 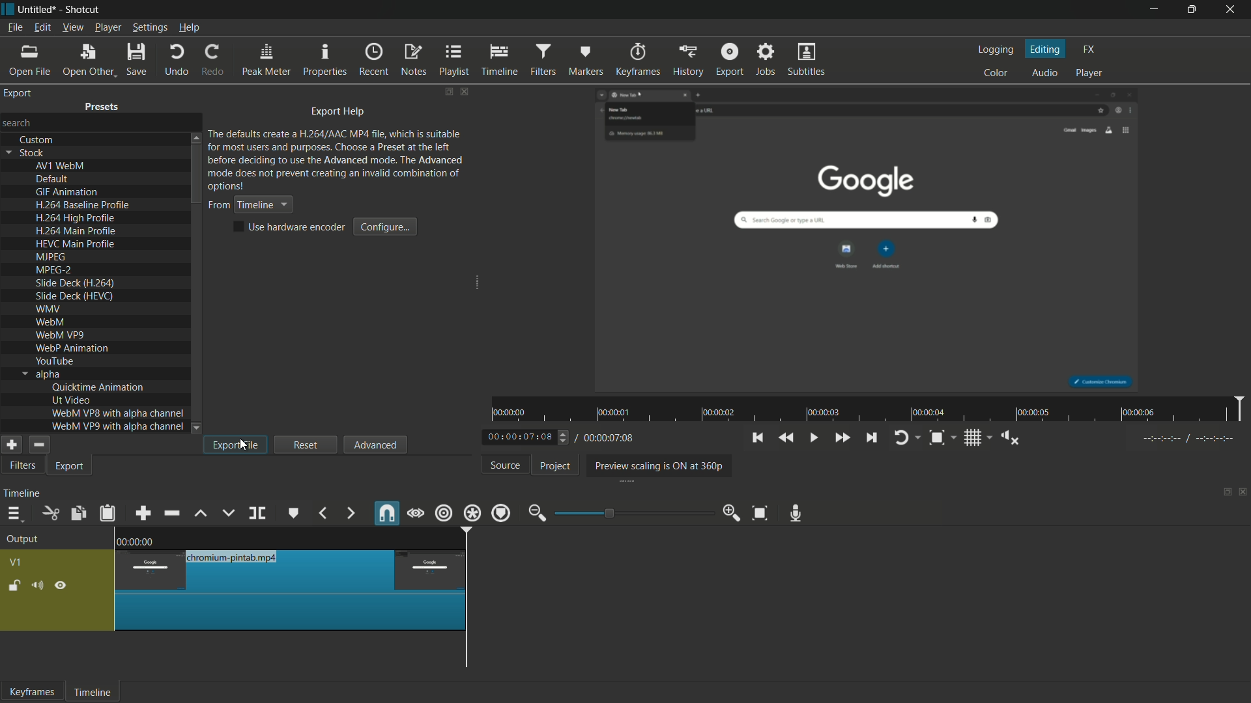 I want to click on timeline, so click(x=264, y=204).